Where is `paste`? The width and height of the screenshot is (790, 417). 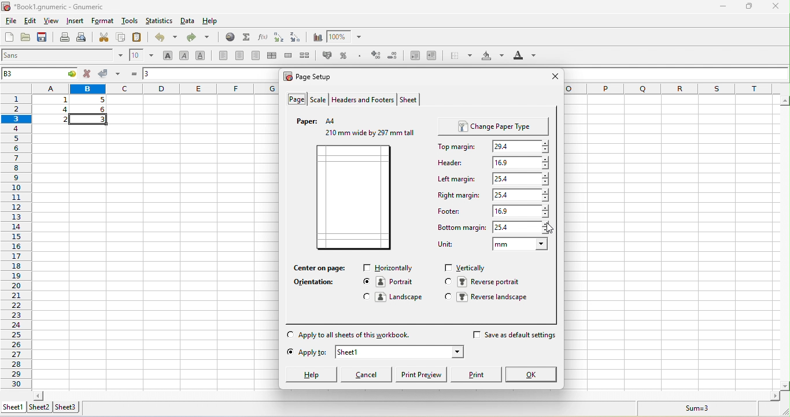
paste is located at coordinates (138, 38).